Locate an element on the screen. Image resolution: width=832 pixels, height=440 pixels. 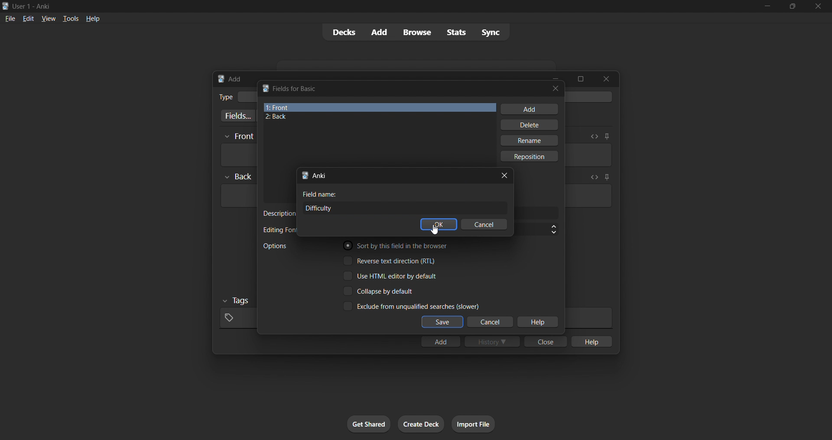
Toggle is located at coordinates (380, 291).